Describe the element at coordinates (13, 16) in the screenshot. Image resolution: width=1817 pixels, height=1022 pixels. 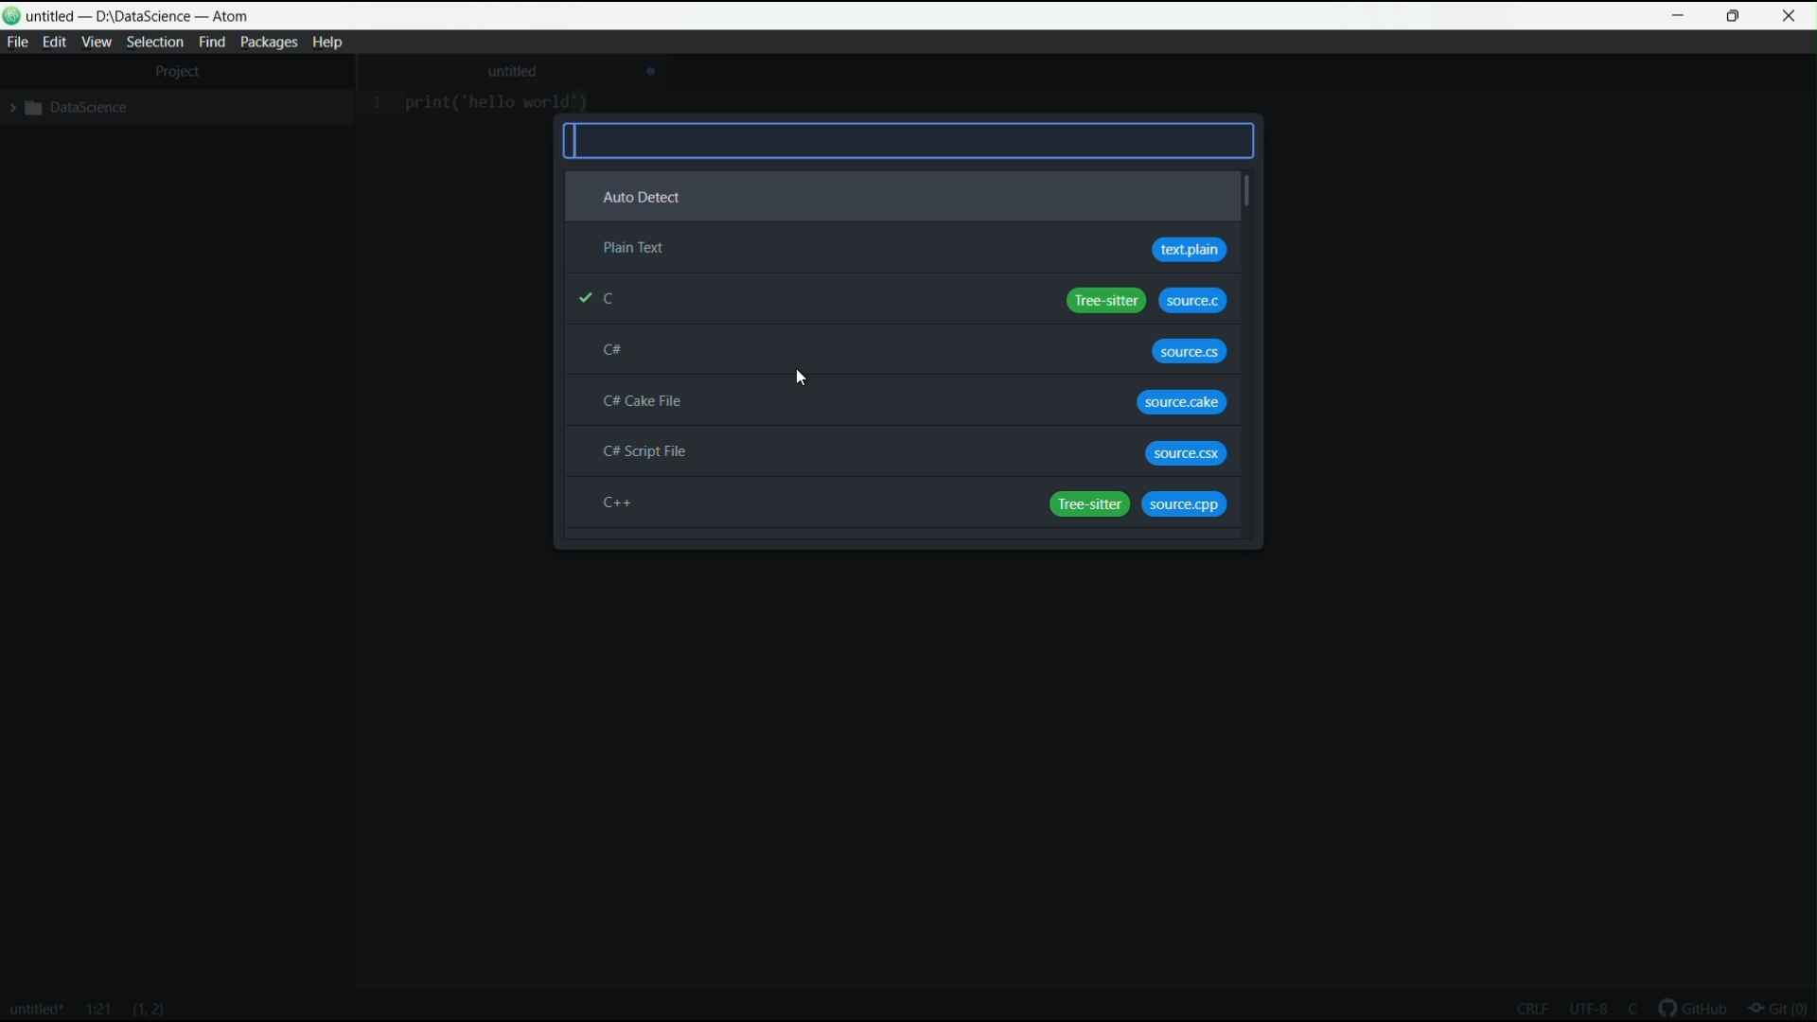
I see `logo` at that location.